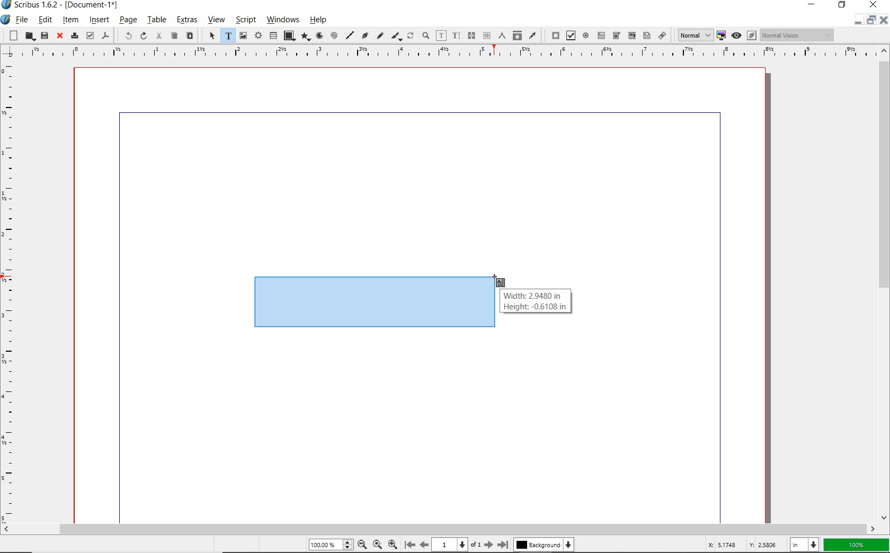  Describe the element at coordinates (646, 37) in the screenshot. I see `Text annotation` at that location.